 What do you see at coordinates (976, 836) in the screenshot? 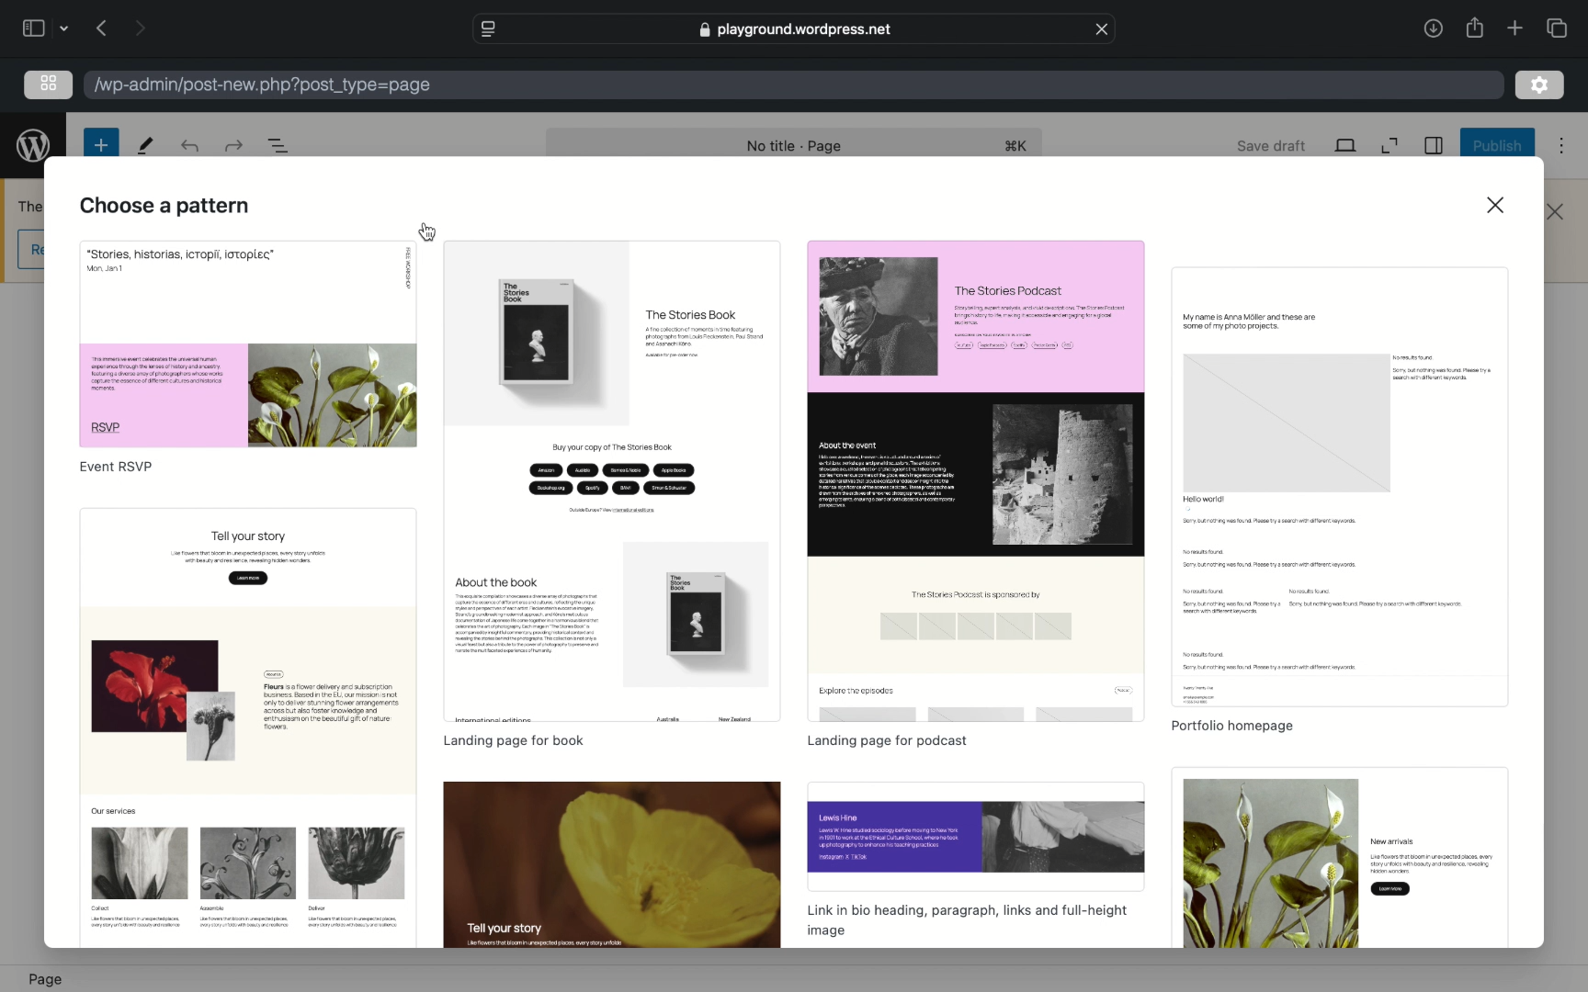
I see `preview` at bounding box center [976, 836].